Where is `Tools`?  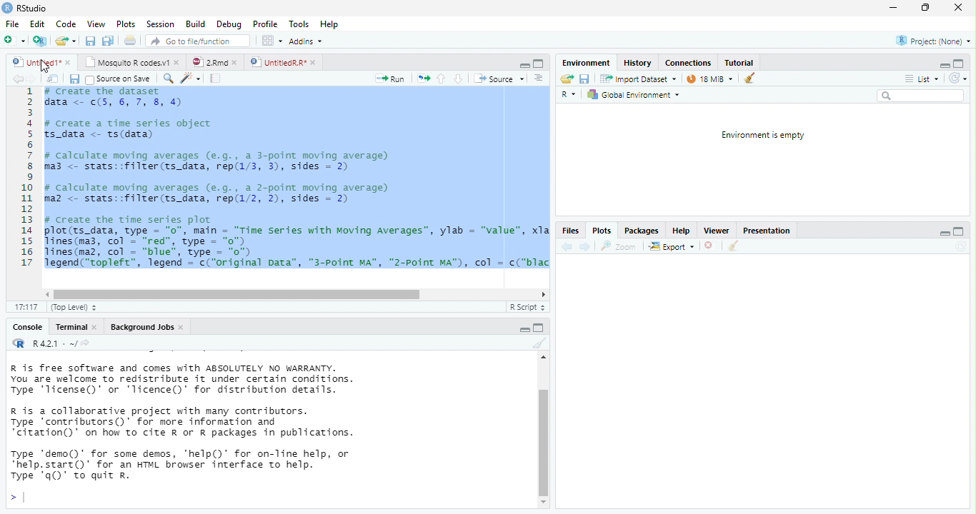
Tools is located at coordinates (299, 24).